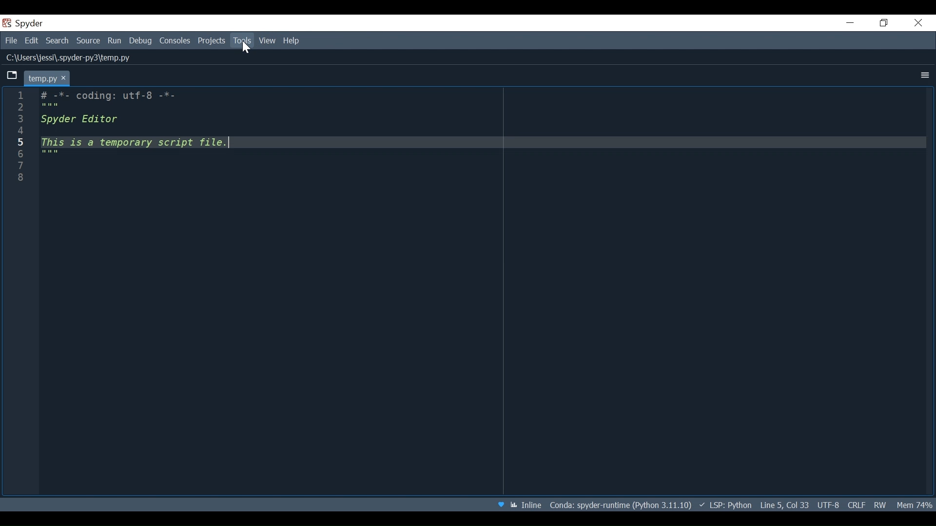  What do you see at coordinates (619, 504) in the screenshot?
I see `File Directory` at bounding box center [619, 504].